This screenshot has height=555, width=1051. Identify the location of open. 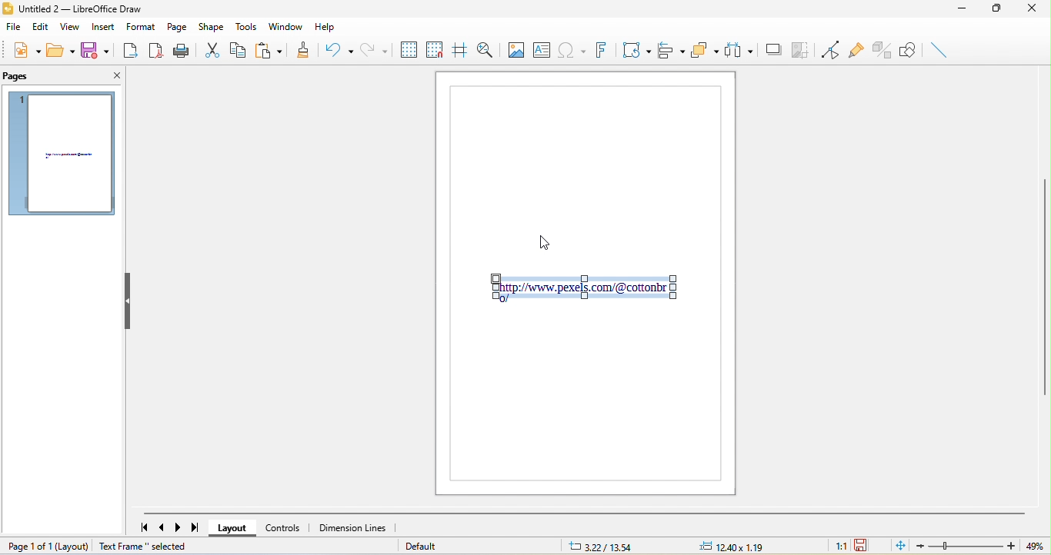
(59, 53).